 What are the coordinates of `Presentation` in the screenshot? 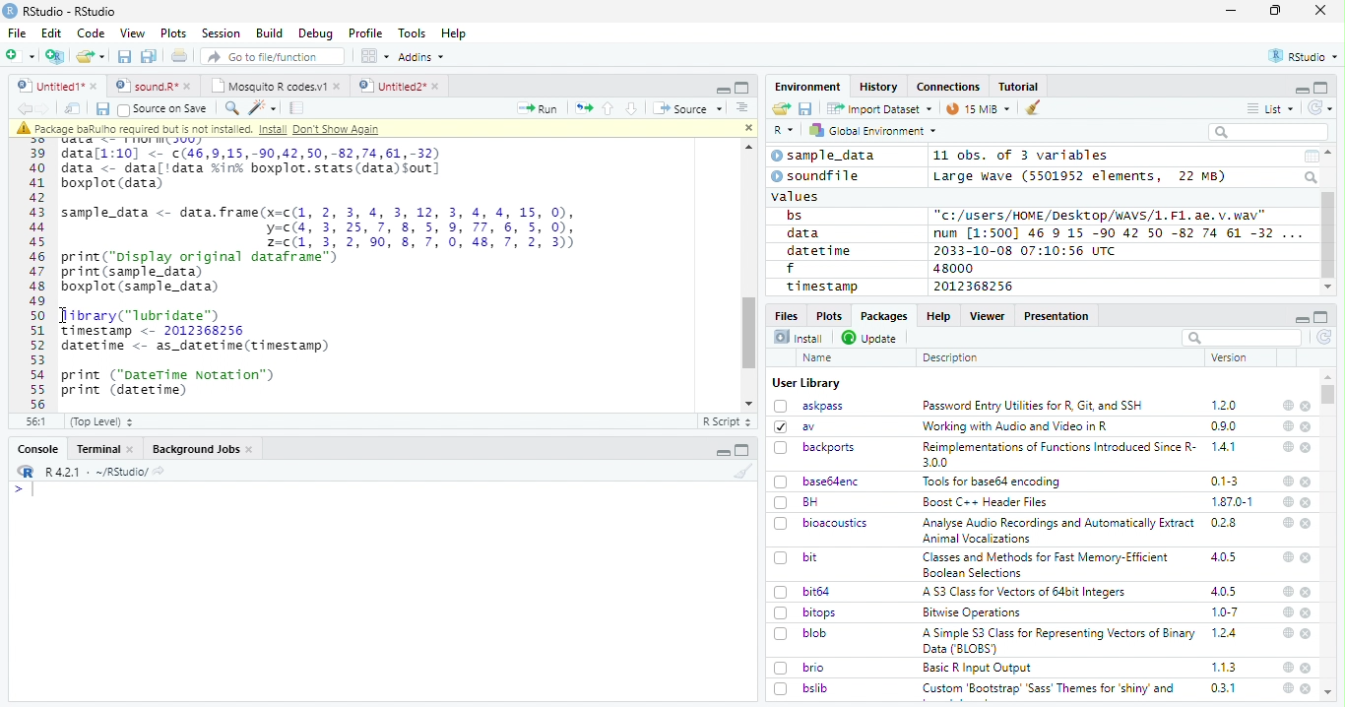 It's located at (1057, 316).